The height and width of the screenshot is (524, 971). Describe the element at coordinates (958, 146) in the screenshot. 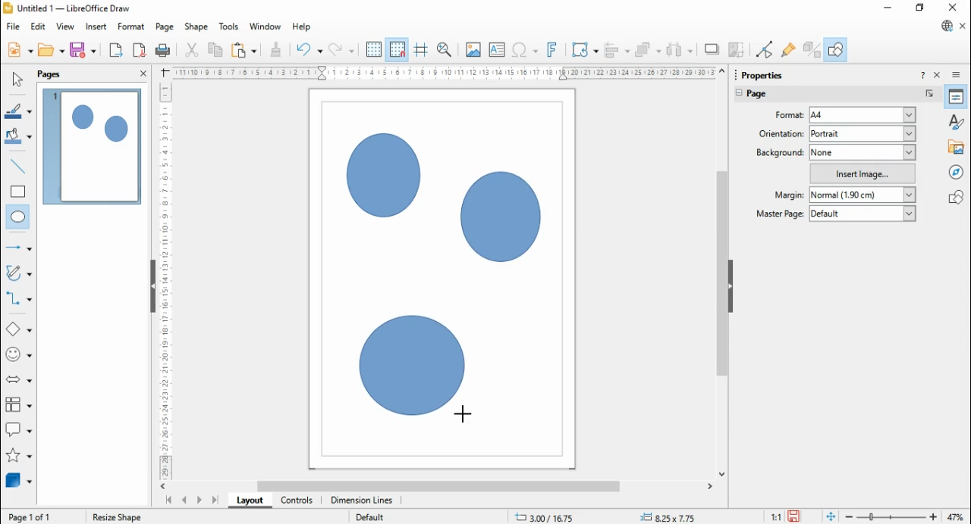

I see `gallery` at that location.